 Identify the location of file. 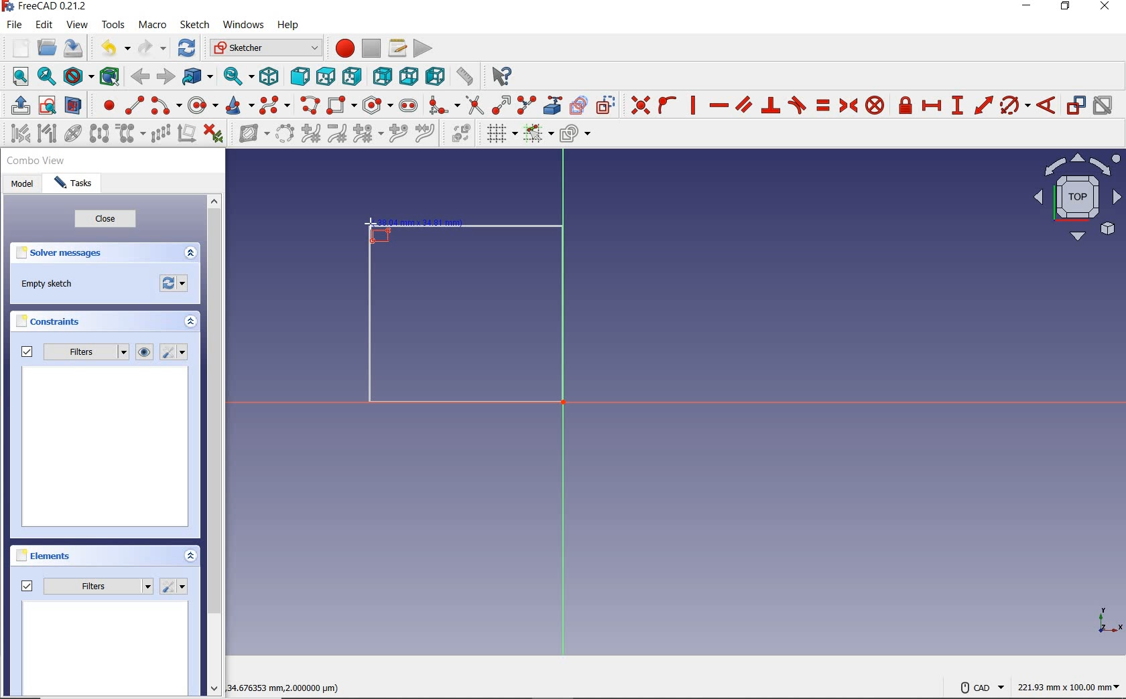
(15, 25).